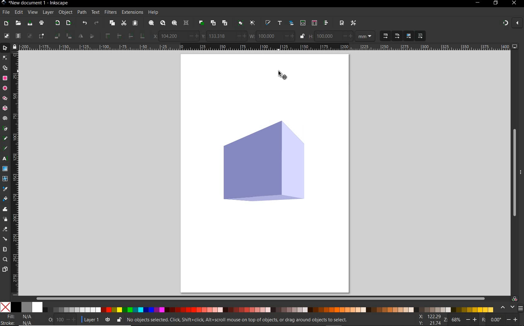 Image resolution: width=524 pixels, height=326 pixels. Describe the element at coordinates (5, 169) in the screenshot. I see `gradient tool` at that location.